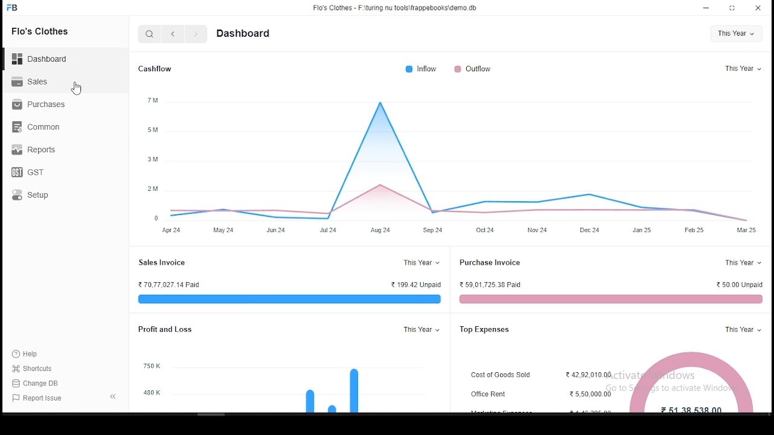 This screenshot has height=435, width=774. What do you see at coordinates (738, 329) in the screenshot?
I see `this year` at bounding box center [738, 329].